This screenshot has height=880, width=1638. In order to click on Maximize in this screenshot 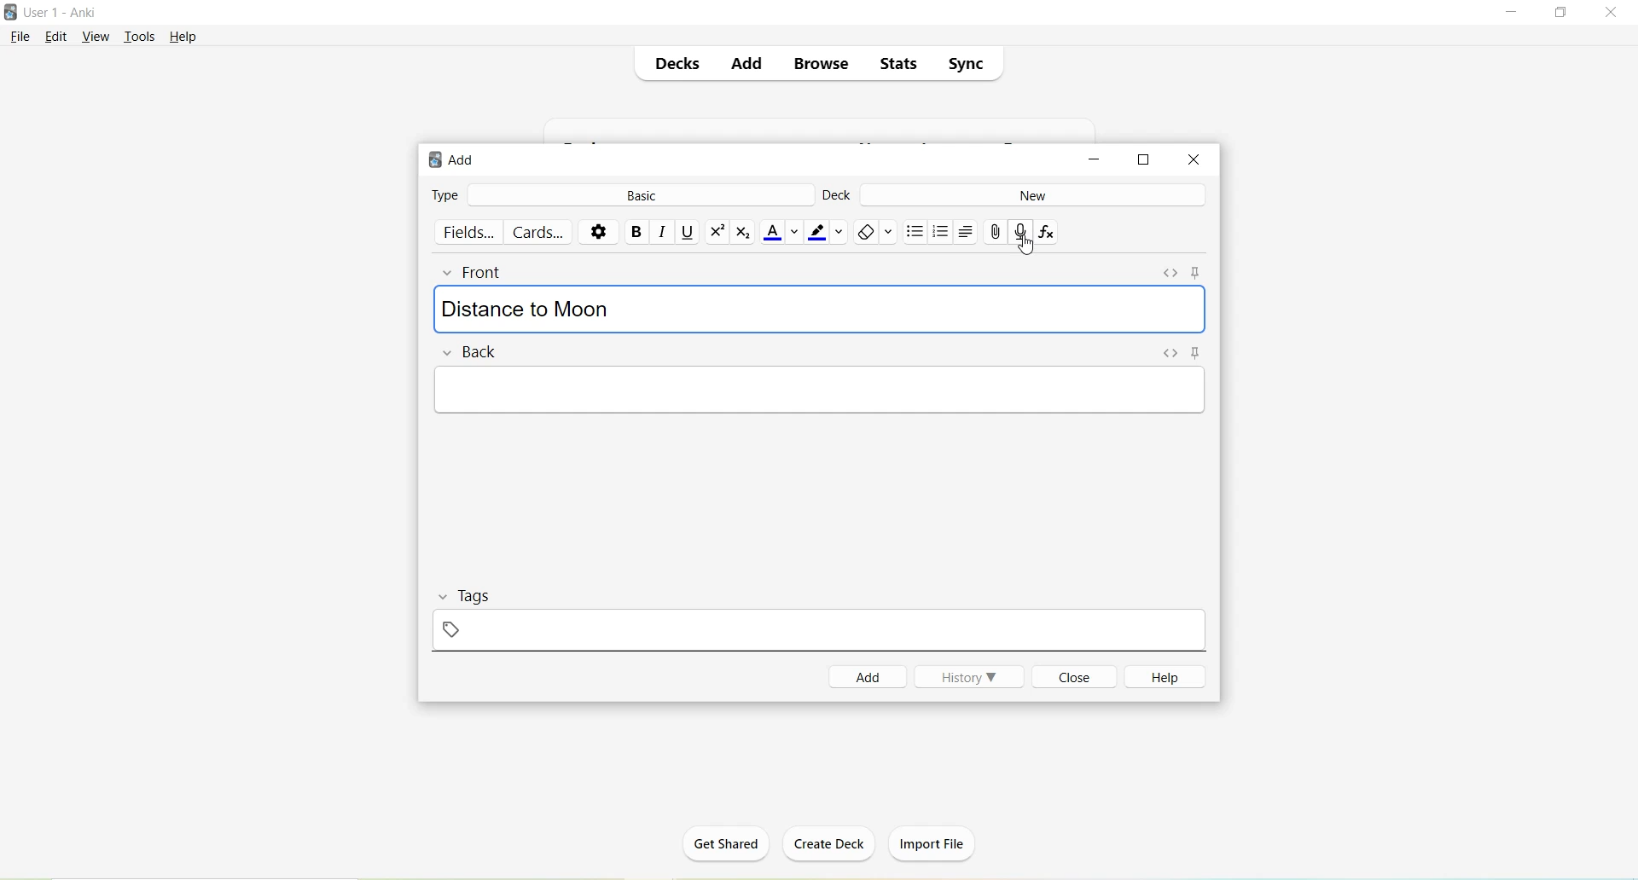, I will do `click(1561, 13)`.